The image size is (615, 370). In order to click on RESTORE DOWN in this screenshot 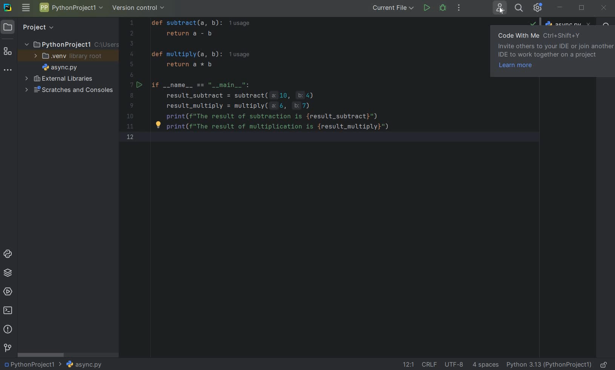, I will do `click(582, 7)`.